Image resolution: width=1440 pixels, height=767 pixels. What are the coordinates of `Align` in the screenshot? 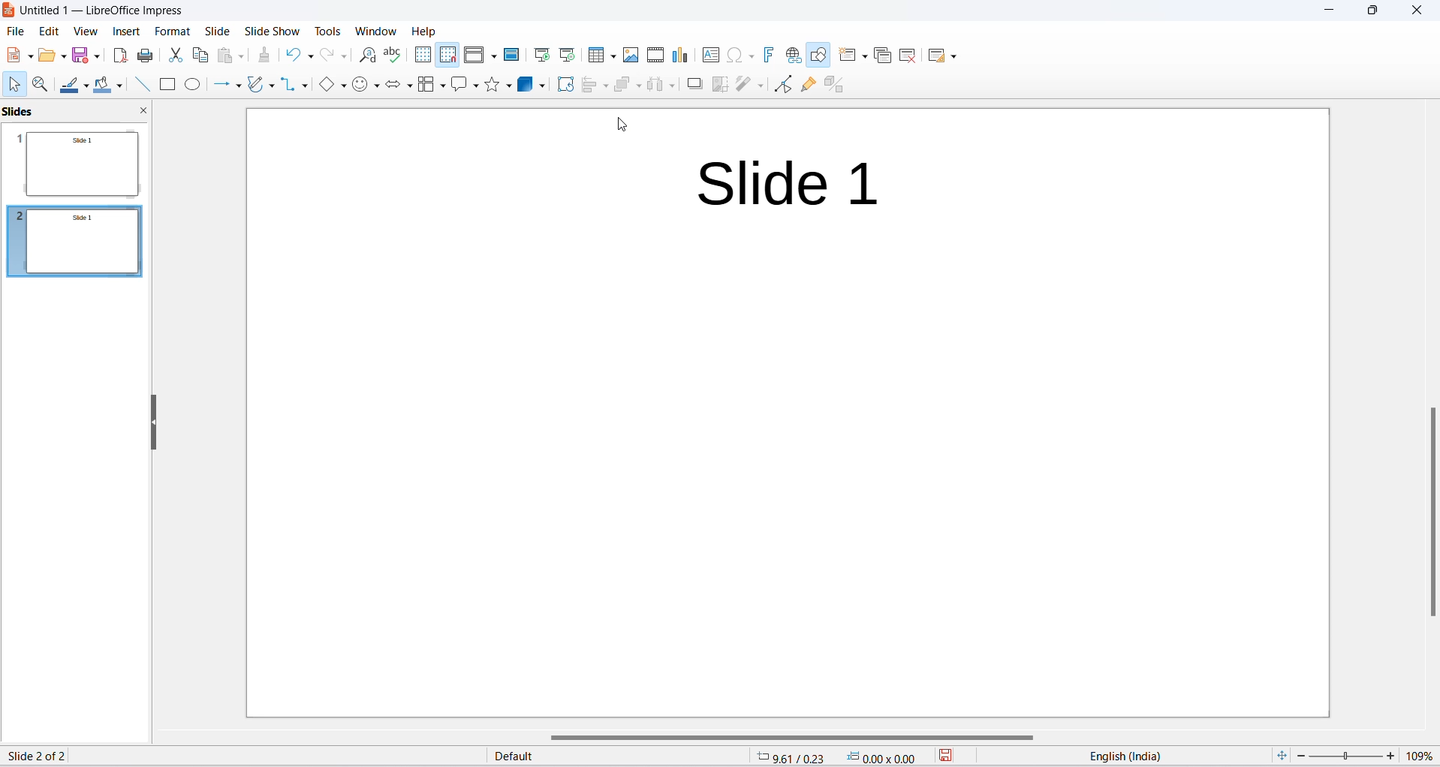 It's located at (595, 86).